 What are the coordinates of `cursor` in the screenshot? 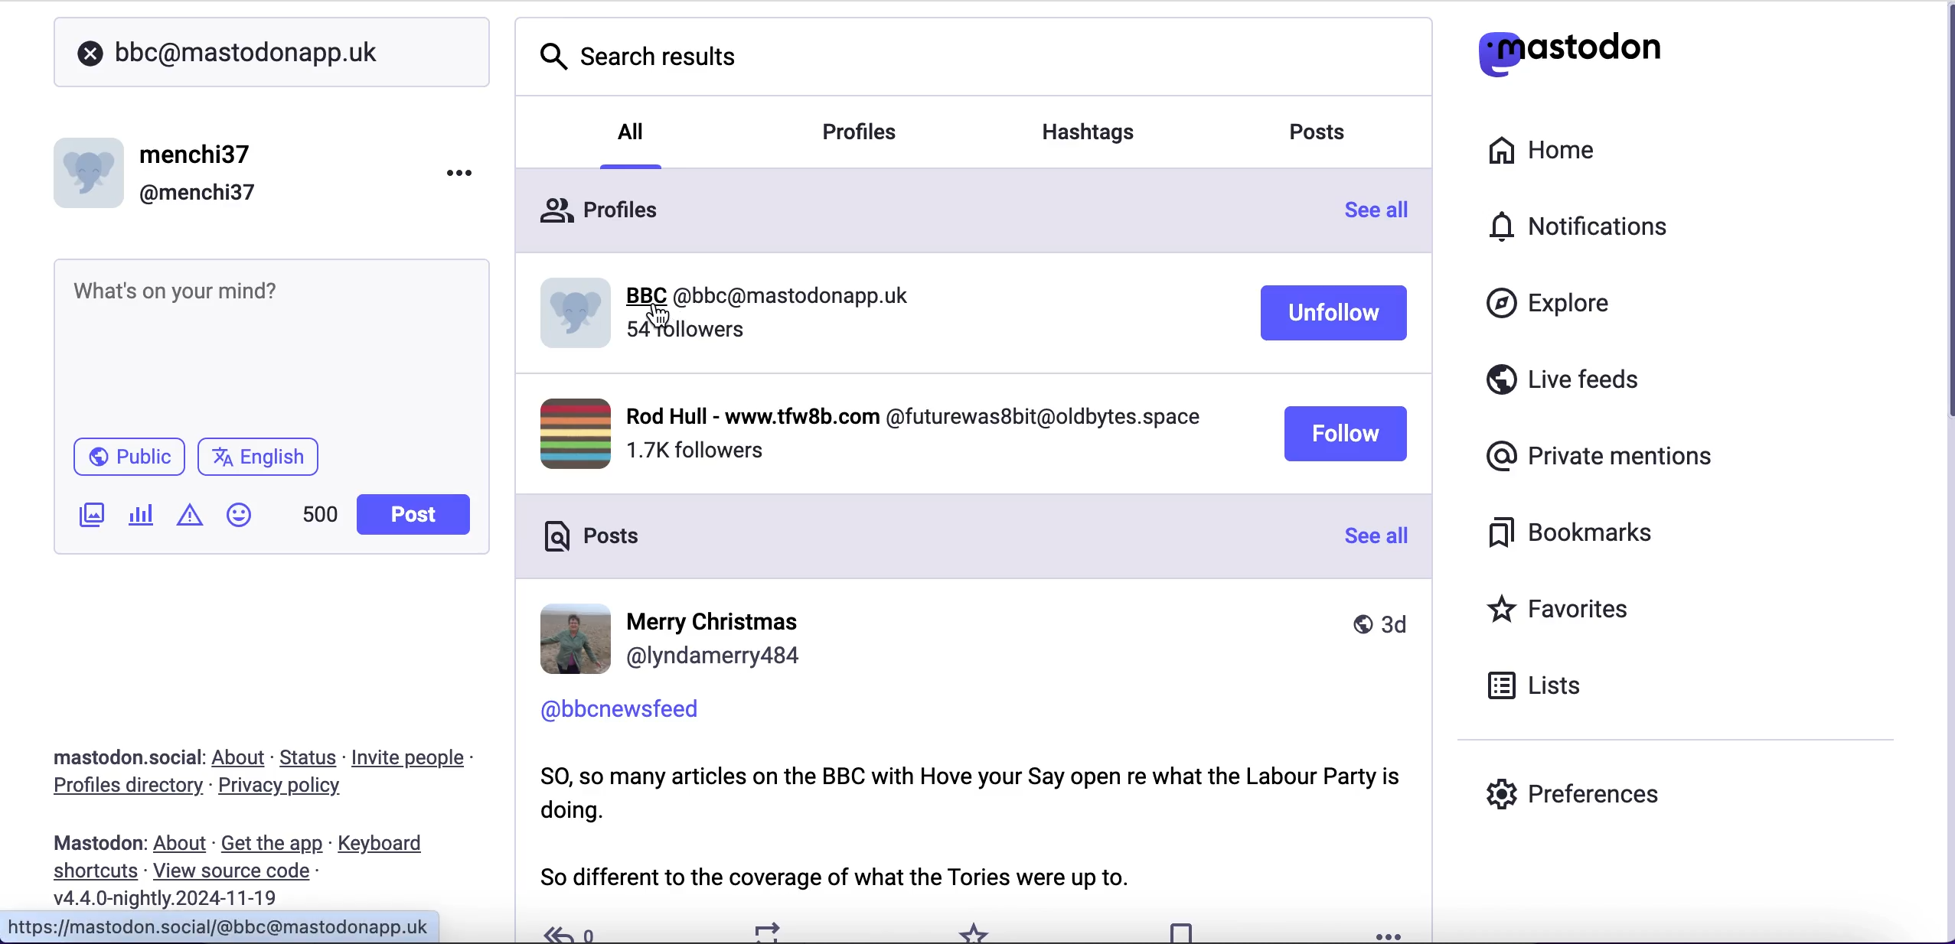 It's located at (659, 316).